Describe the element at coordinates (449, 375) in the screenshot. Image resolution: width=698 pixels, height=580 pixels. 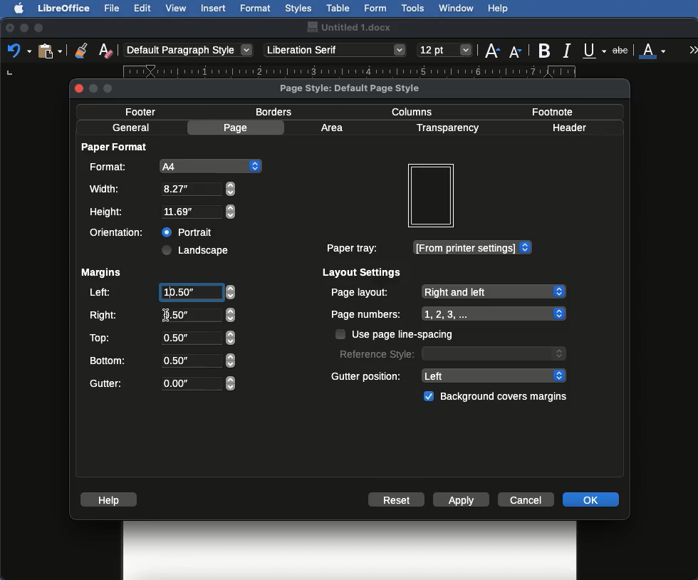
I see `Gutter position` at that location.